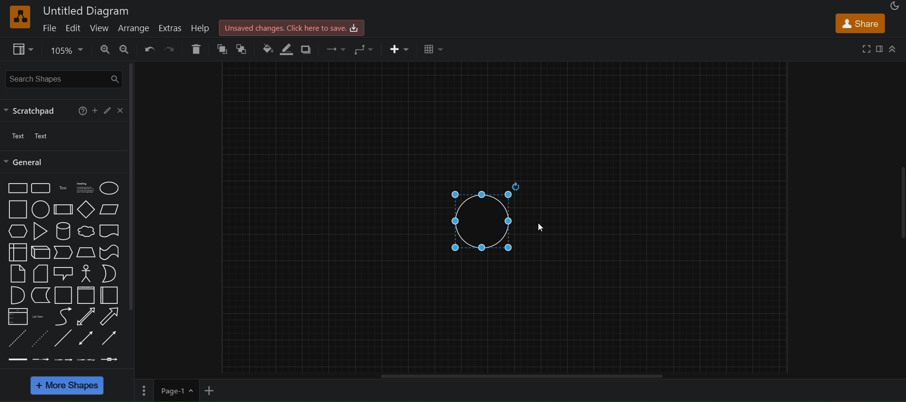 Image resolution: width=906 pixels, height=402 pixels. Describe the element at coordinates (63, 232) in the screenshot. I see `cylinder` at that location.